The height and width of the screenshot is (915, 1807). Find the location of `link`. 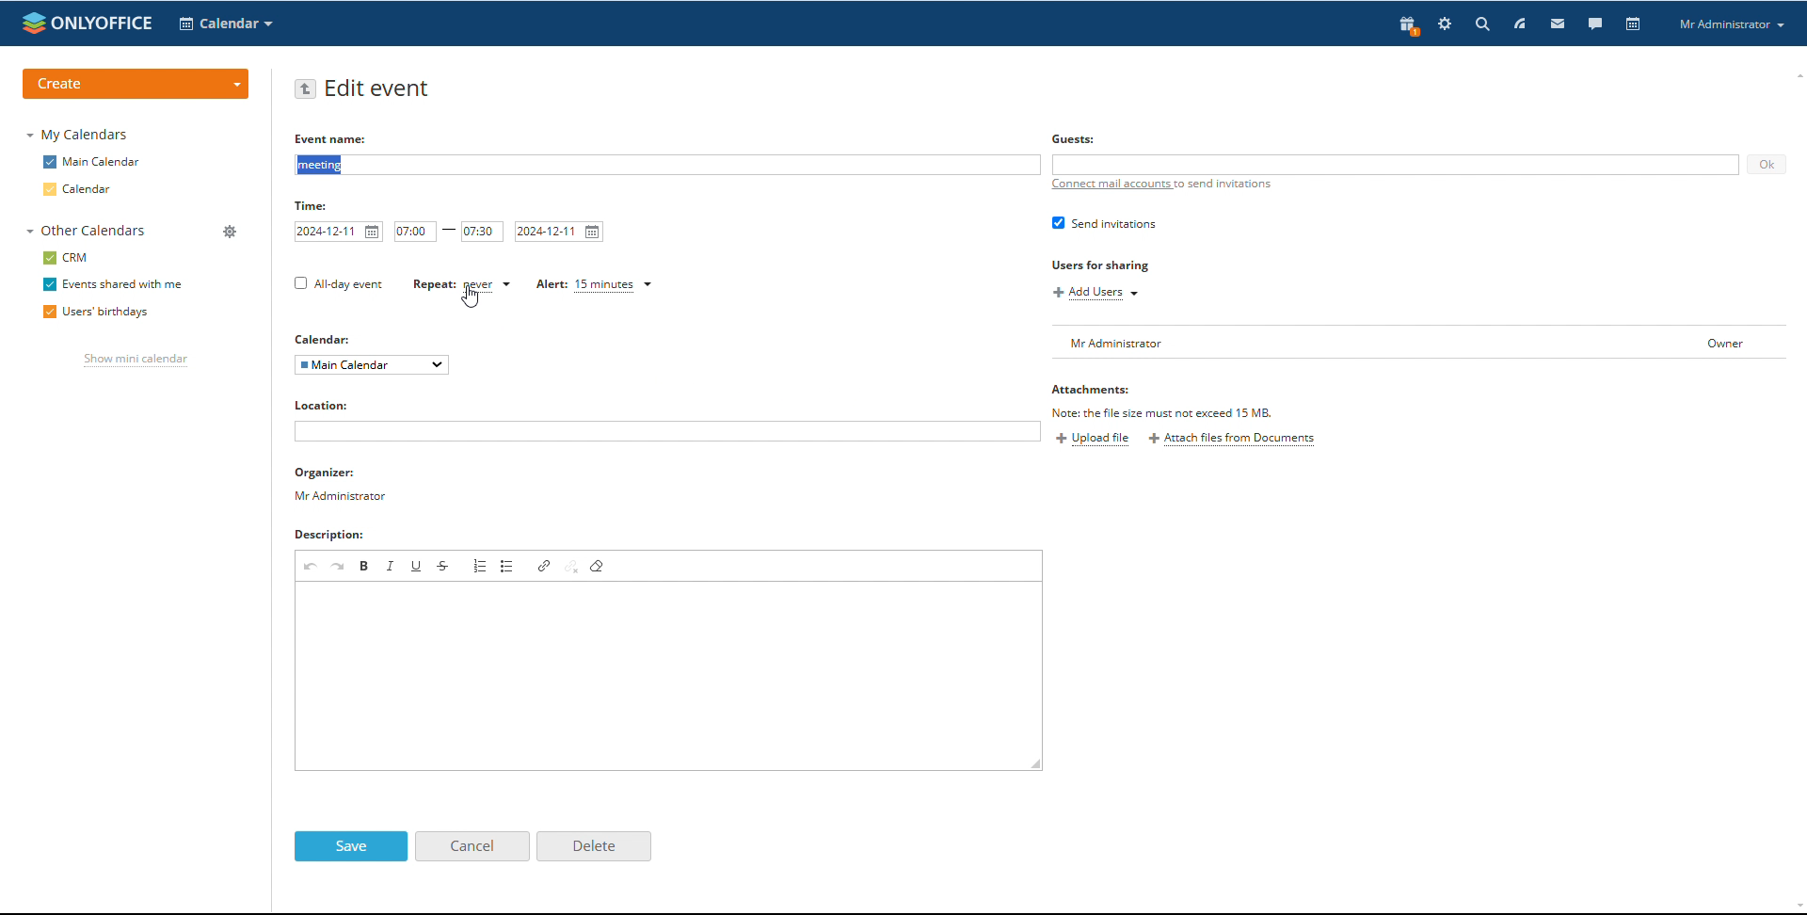

link is located at coordinates (547, 566).